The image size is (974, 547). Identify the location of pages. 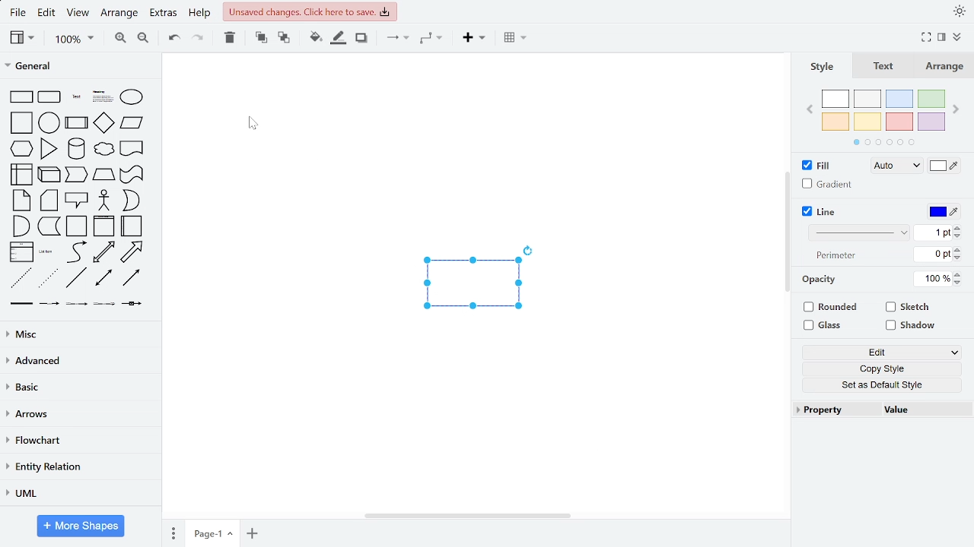
(173, 533).